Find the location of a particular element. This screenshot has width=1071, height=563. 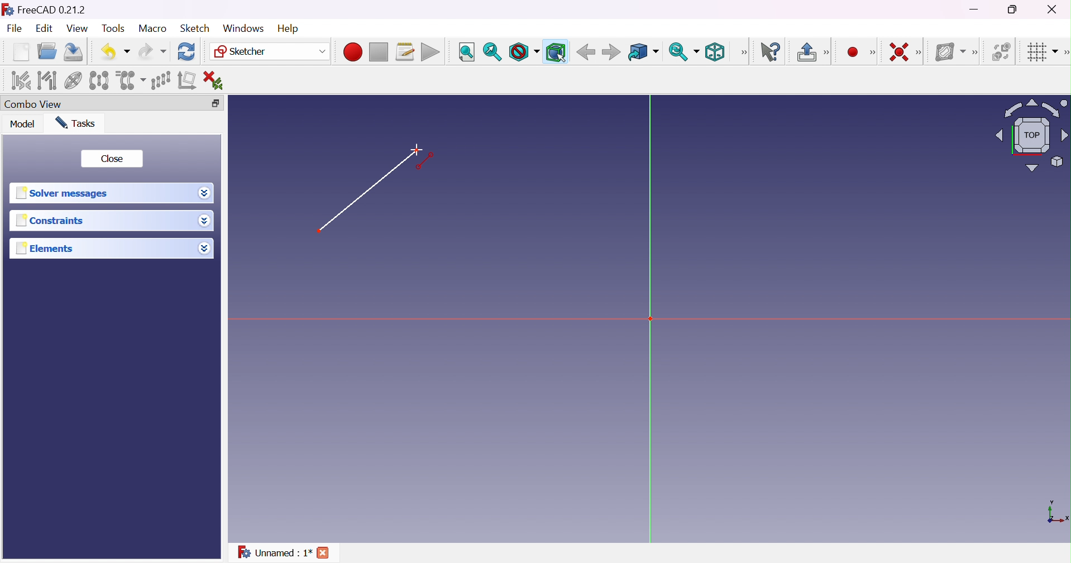

Sync view is located at coordinates (684, 51).